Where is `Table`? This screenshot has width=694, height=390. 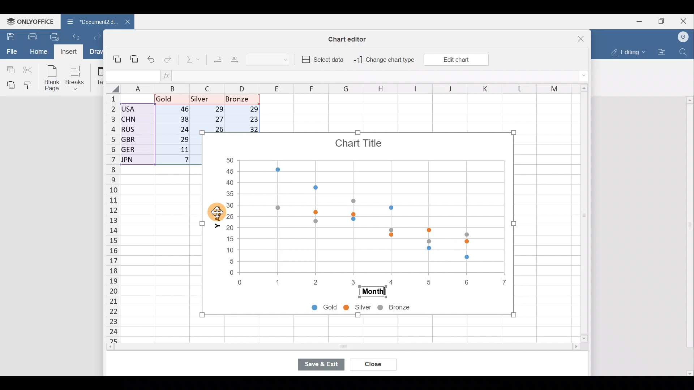
Table is located at coordinates (99, 76).